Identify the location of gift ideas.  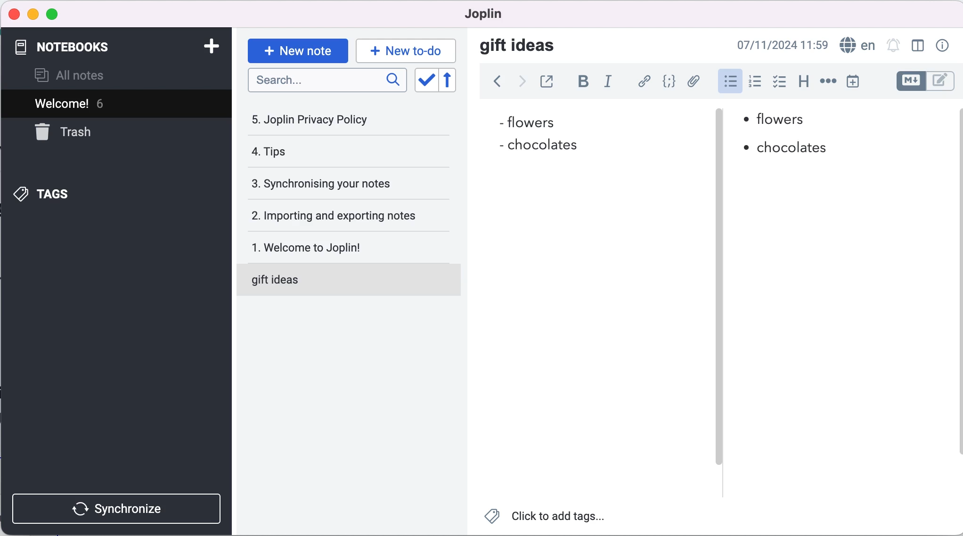
(519, 47).